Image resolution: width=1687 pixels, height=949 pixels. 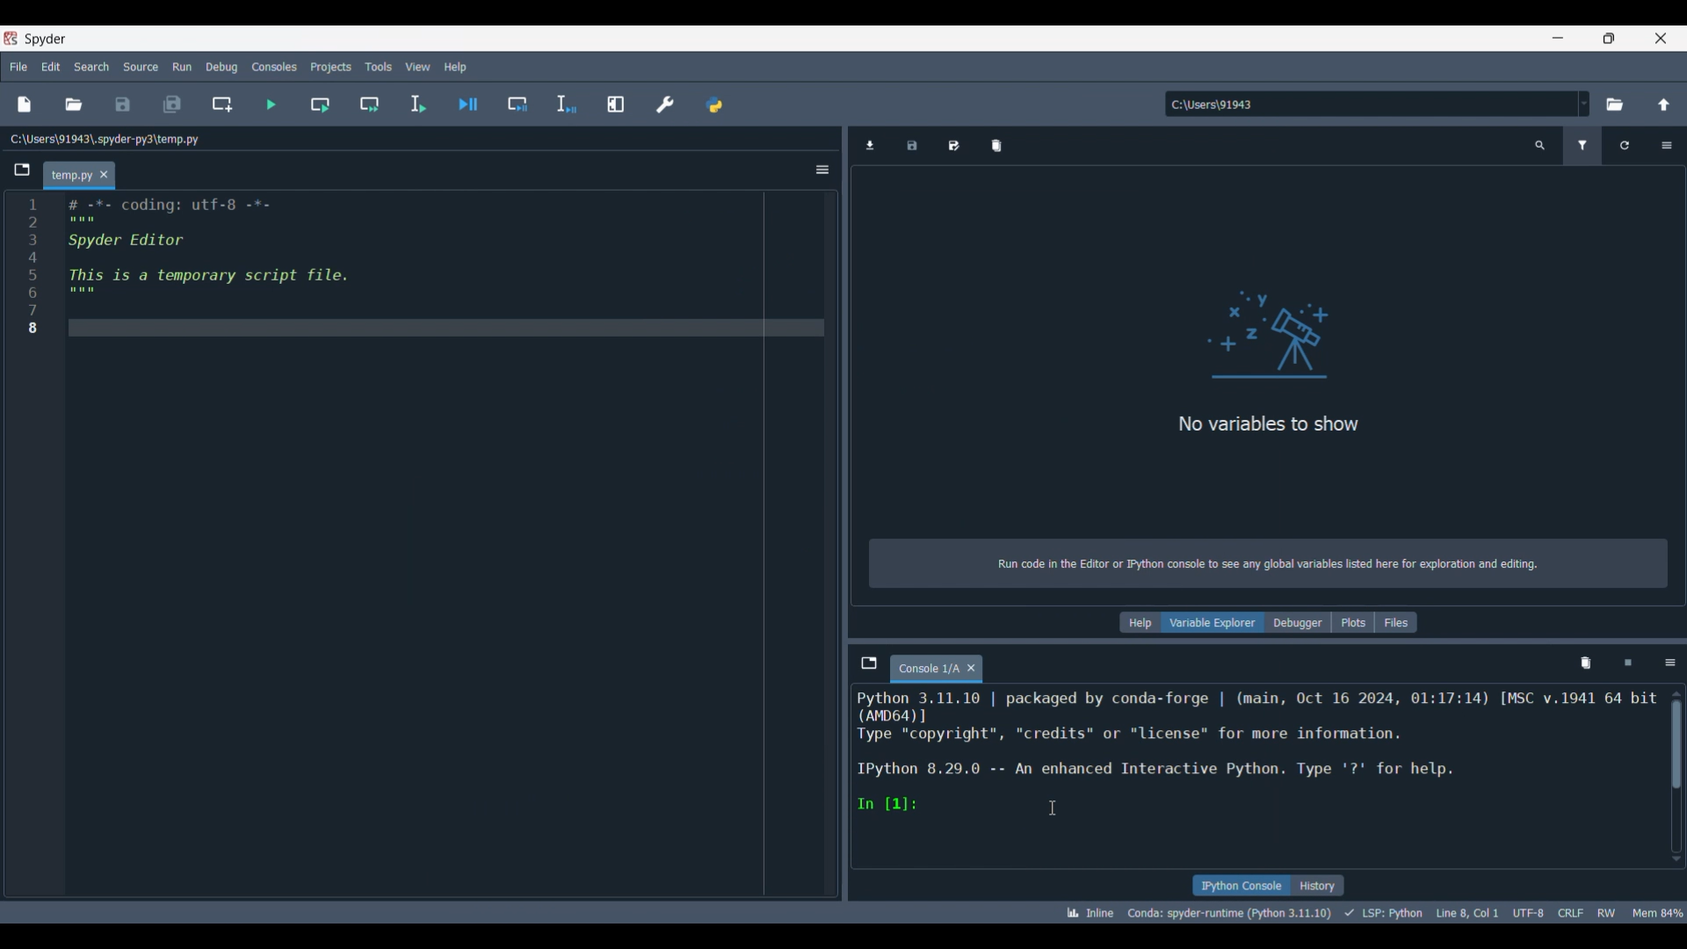 I want to click on Options, so click(x=1669, y=663).